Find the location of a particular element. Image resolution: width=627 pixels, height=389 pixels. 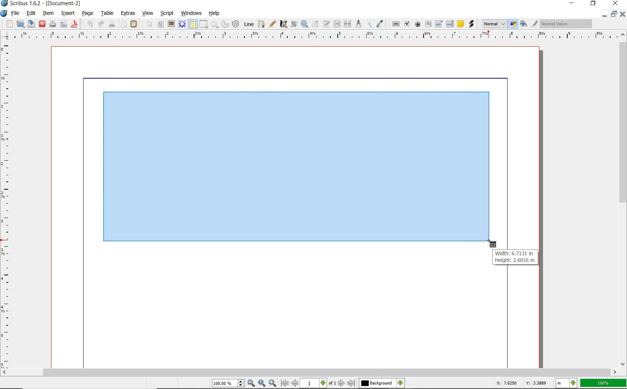

image frame is located at coordinates (171, 24).